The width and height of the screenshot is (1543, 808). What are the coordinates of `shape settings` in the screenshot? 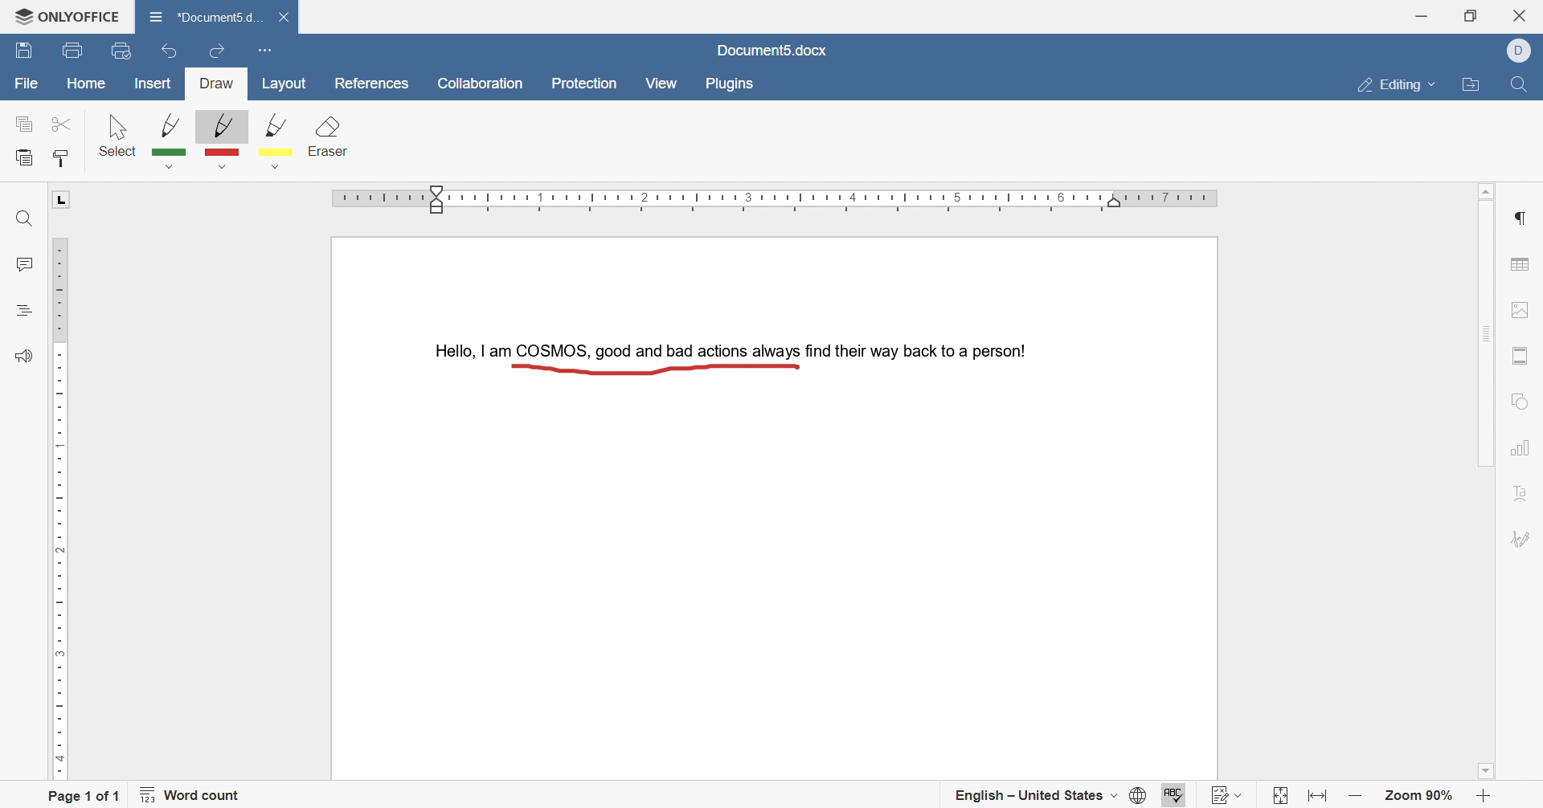 It's located at (1521, 399).